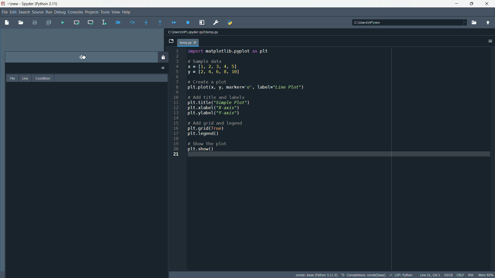 This screenshot has width=495, height=278. I want to click on continue execution untill next breakdown, so click(173, 21).